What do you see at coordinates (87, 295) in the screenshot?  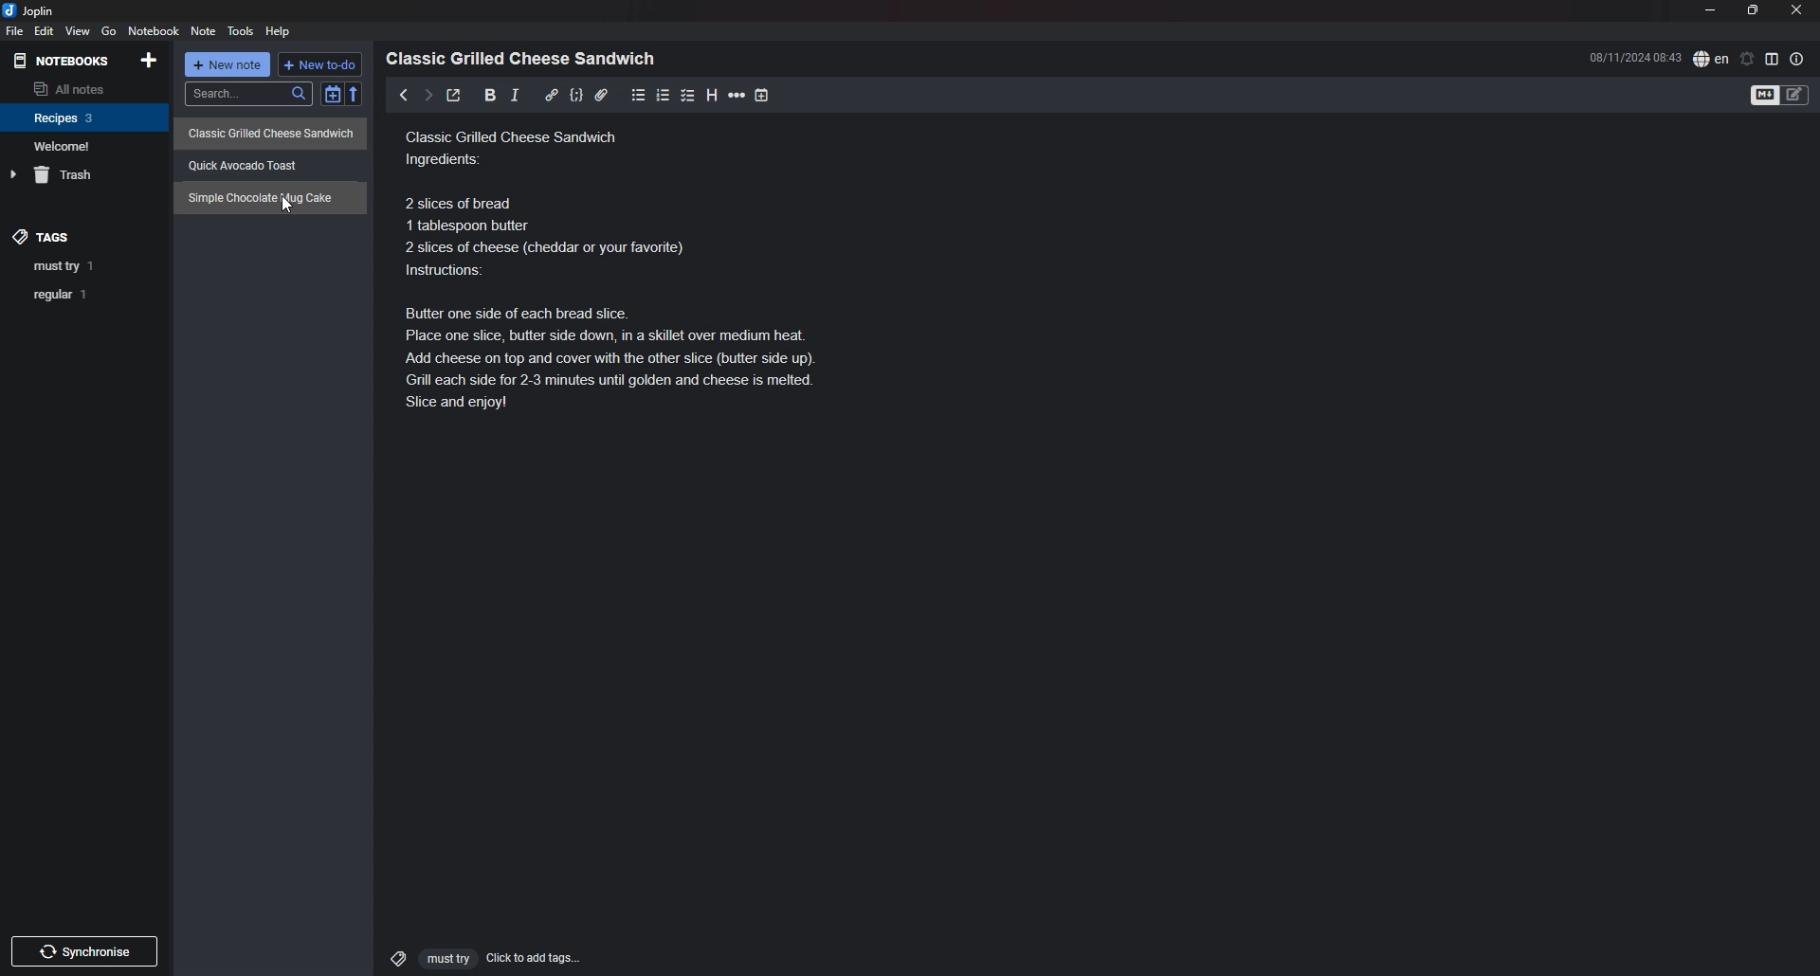 I see `tag` at bounding box center [87, 295].